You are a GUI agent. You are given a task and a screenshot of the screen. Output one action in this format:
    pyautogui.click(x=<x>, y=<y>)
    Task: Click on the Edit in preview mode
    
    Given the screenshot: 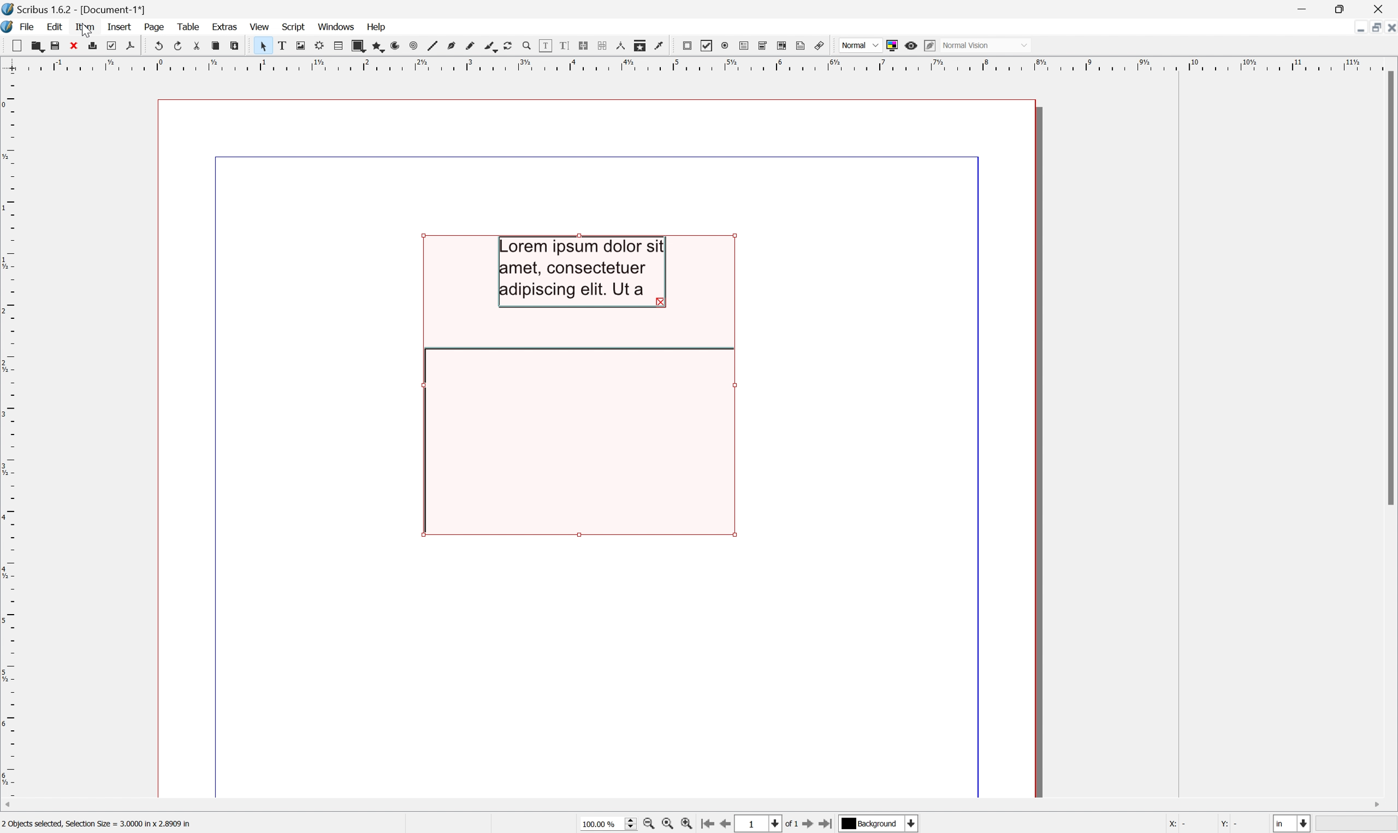 What is the action you would take?
    pyautogui.click(x=931, y=45)
    